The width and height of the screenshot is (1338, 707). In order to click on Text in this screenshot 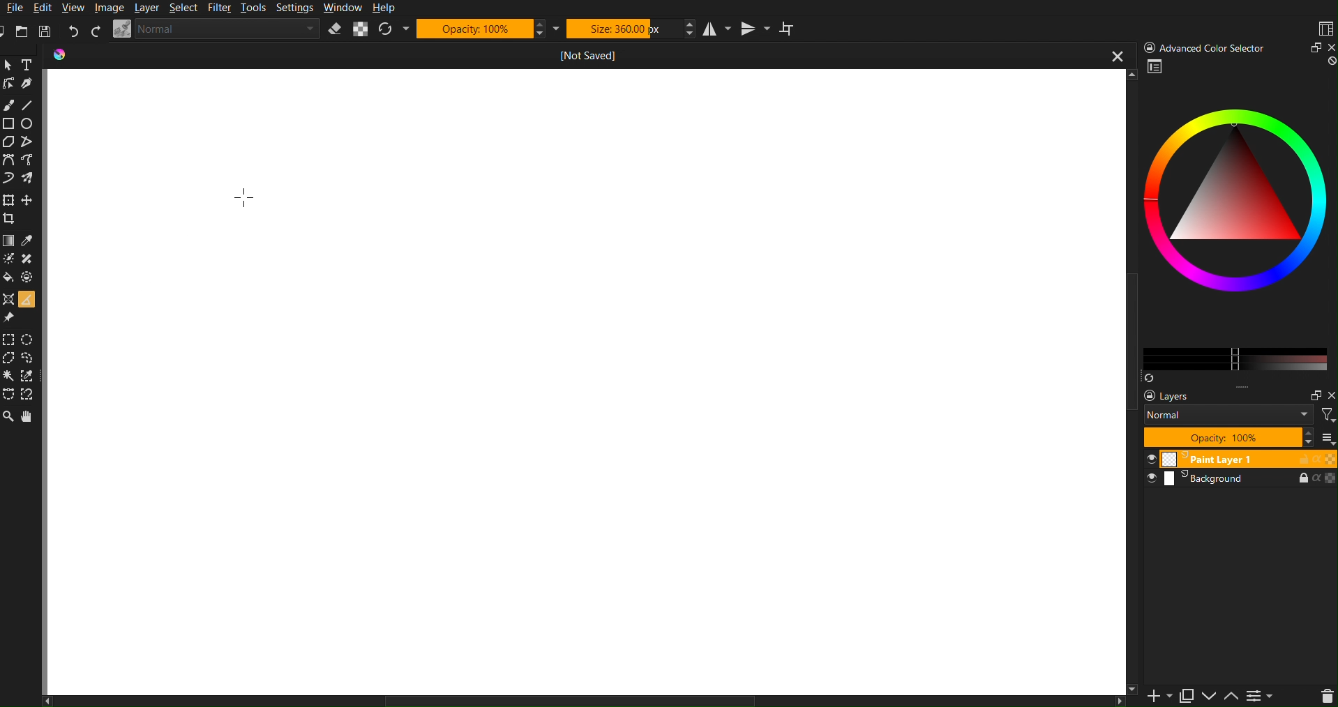, I will do `click(29, 64)`.